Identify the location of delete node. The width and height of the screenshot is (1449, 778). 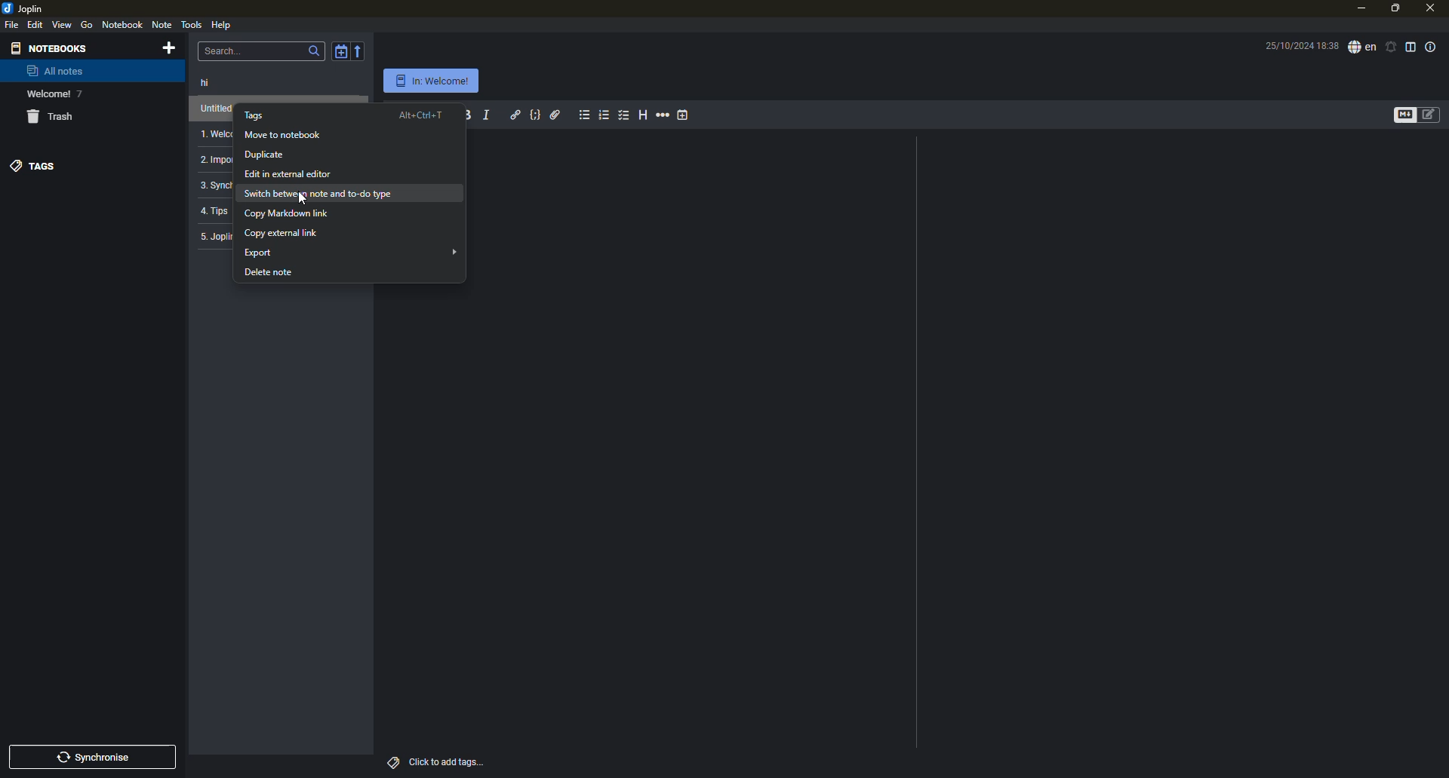
(268, 274).